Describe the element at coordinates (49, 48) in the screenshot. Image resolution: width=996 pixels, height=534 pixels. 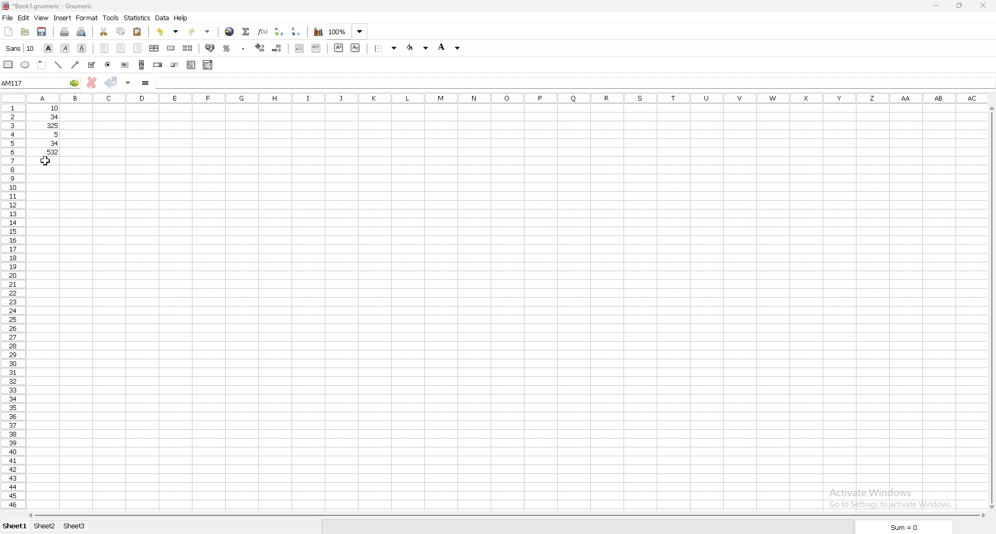
I see `bold` at that location.